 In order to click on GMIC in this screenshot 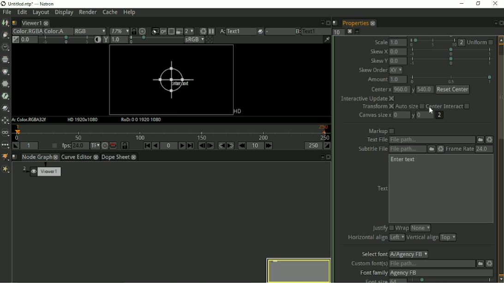, I will do `click(6, 157)`.